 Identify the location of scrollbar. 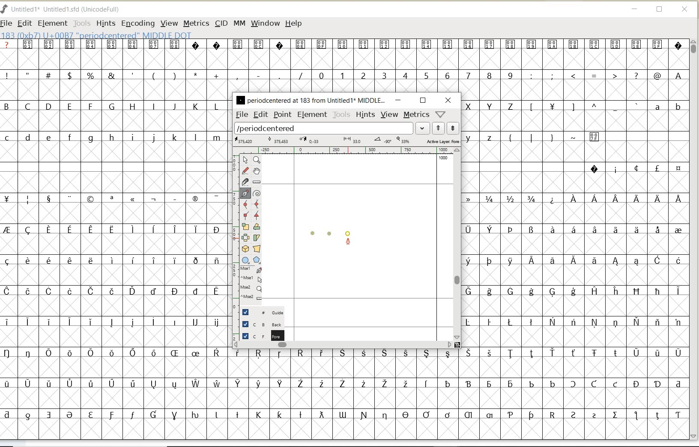
(458, 243).